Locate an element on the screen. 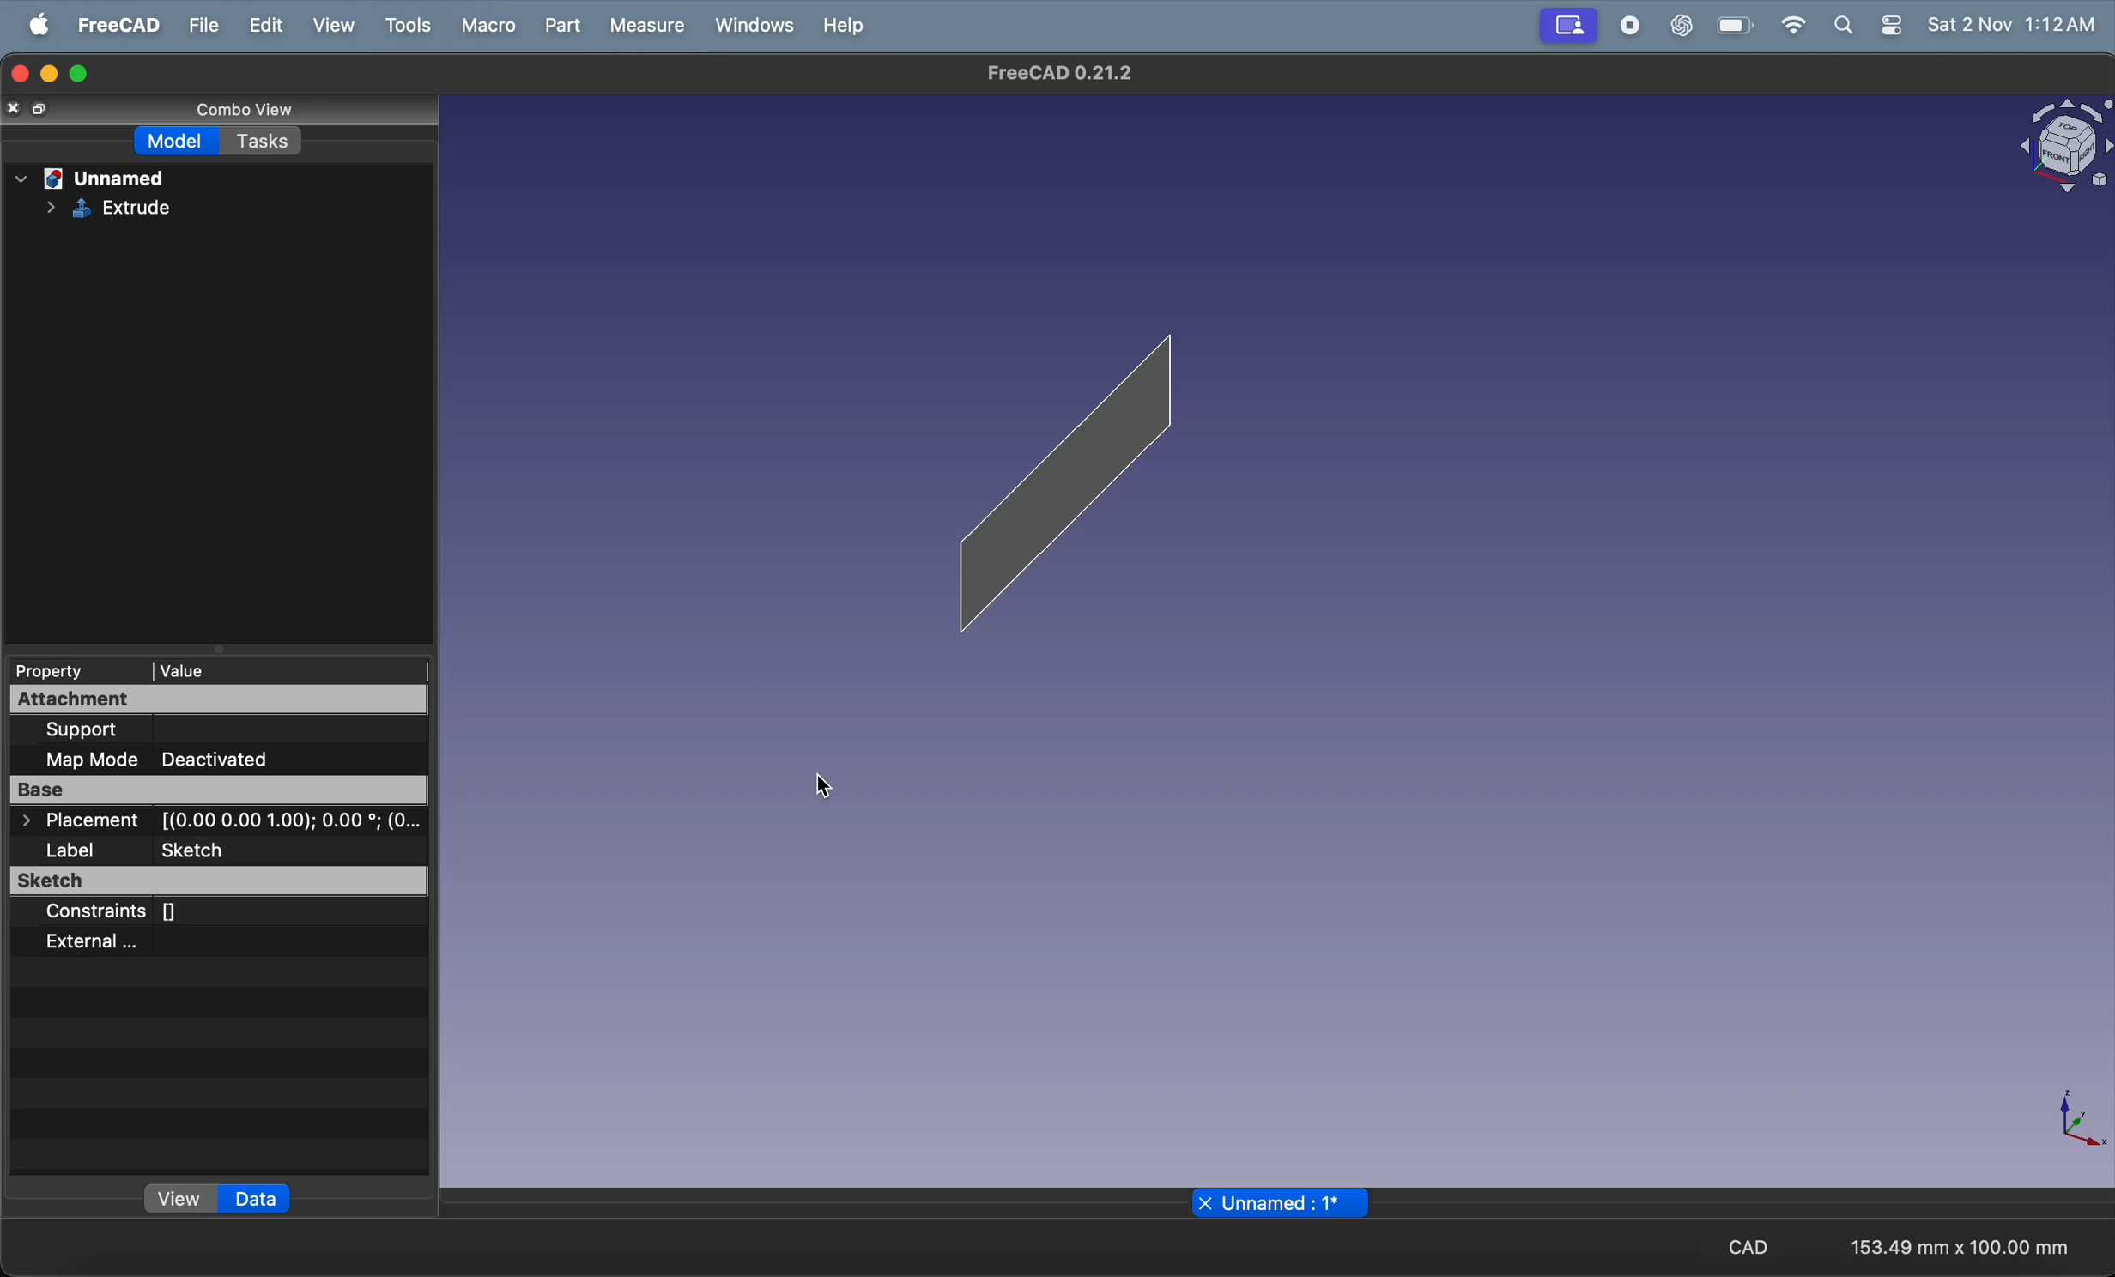 The width and height of the screenshot is (2115, 1277). edit is located at coordinates (268, 26).